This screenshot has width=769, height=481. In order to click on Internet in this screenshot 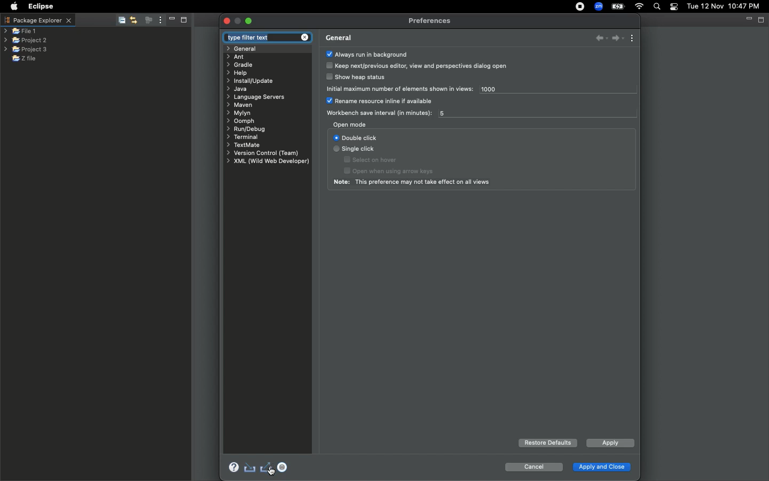, I will do `click(640, 6)`.